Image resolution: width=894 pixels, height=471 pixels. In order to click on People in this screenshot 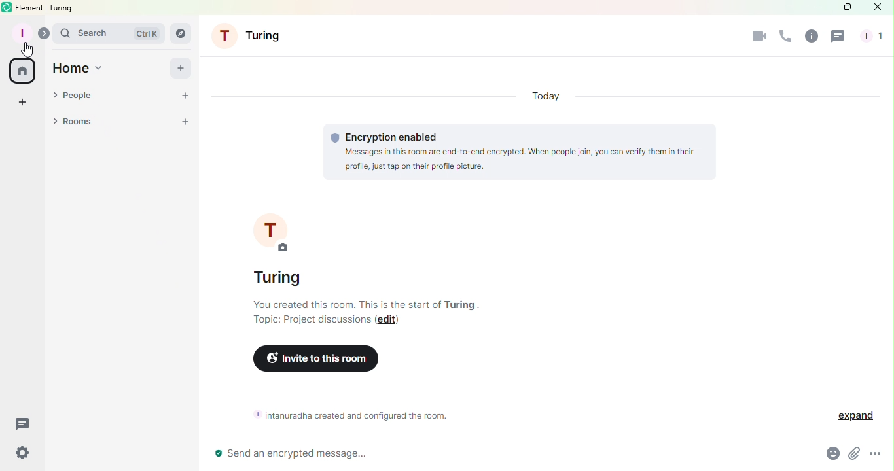, I will do `click(870, 37)`.